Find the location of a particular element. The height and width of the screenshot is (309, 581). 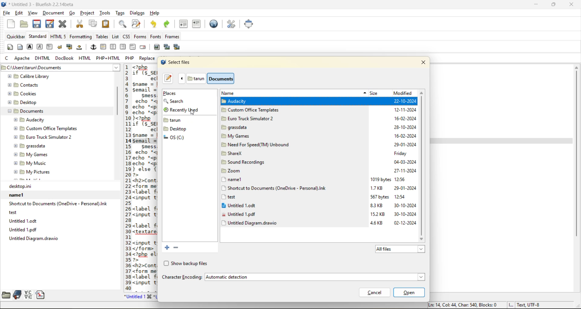

forms is located at coordinates (139, 37).